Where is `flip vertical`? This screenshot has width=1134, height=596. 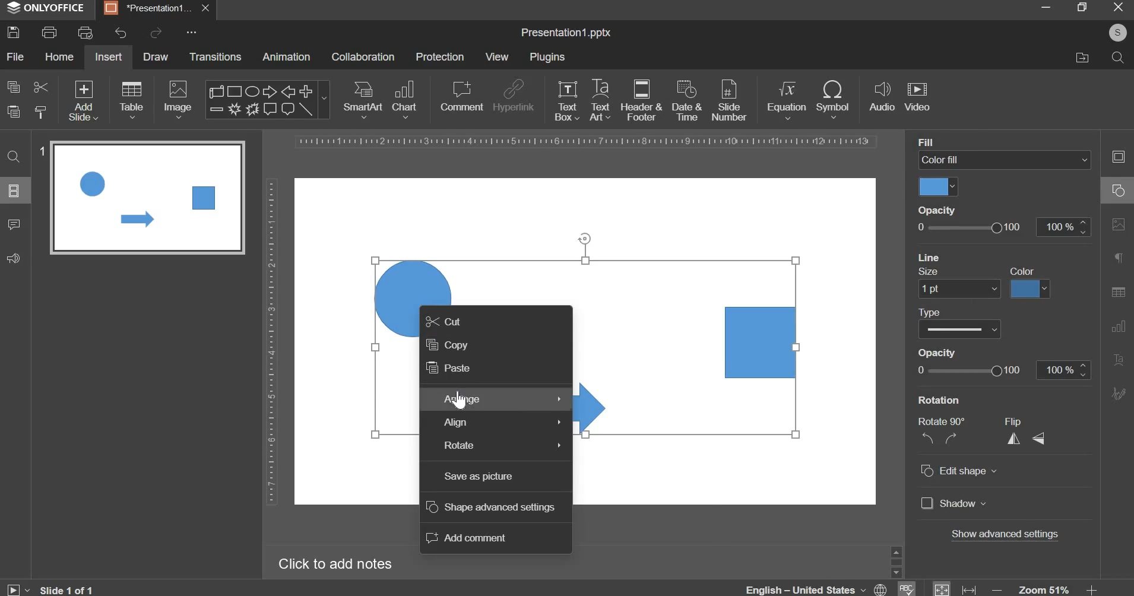
flip vertical is located at coordinates (1040, 438).